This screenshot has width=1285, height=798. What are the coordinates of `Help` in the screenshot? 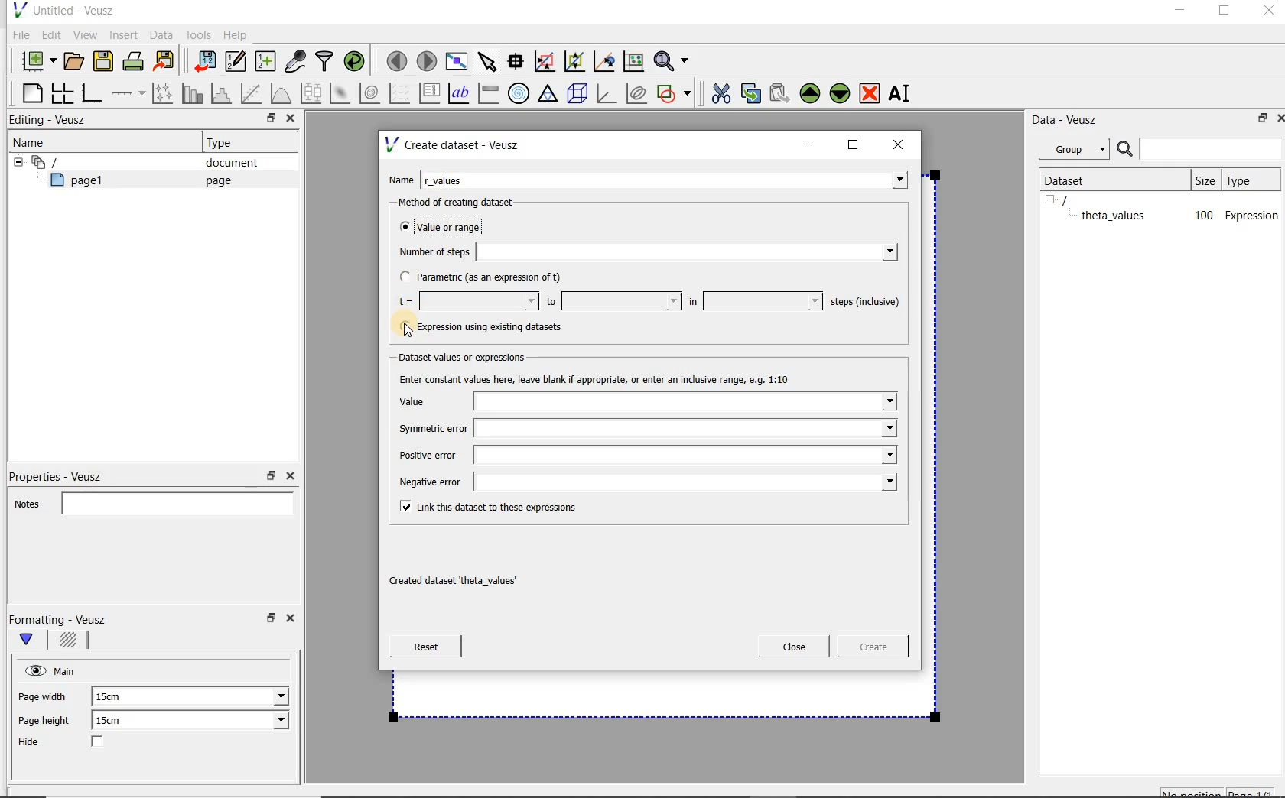 It's located at (237, 34).